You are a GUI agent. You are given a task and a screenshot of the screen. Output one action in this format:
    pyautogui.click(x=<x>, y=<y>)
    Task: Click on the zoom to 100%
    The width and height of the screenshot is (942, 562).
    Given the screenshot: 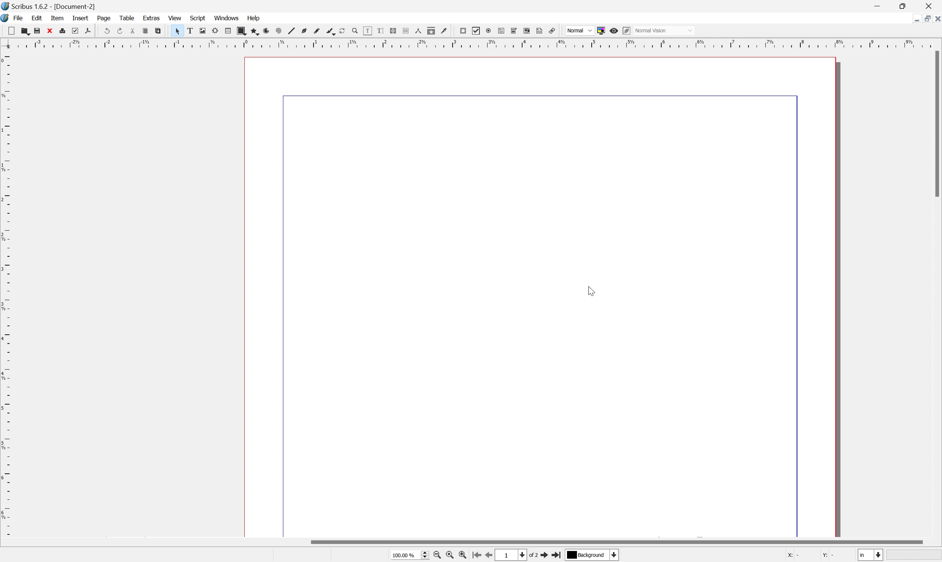 What is the action you would take?
    pyautogui.click(x=451, y=556)
    